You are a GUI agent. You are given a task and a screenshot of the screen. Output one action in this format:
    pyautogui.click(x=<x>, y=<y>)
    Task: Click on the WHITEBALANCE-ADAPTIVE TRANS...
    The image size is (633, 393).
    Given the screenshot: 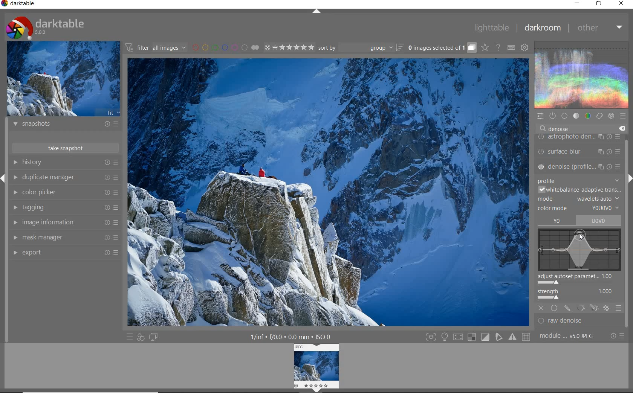 What is the action you would take?
    pyautogui.click(x=579, y=189)
    